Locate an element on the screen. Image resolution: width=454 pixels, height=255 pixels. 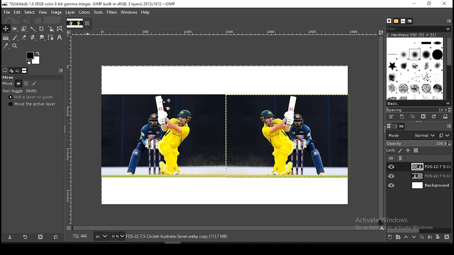
lock is located at coordinates (390, 151).